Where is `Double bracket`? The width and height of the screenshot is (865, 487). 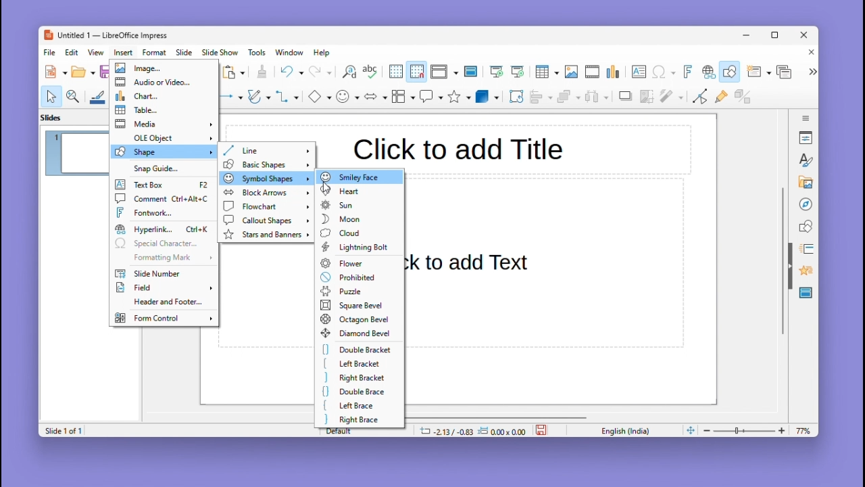
Double bracket is located at coordinates (359, 350).